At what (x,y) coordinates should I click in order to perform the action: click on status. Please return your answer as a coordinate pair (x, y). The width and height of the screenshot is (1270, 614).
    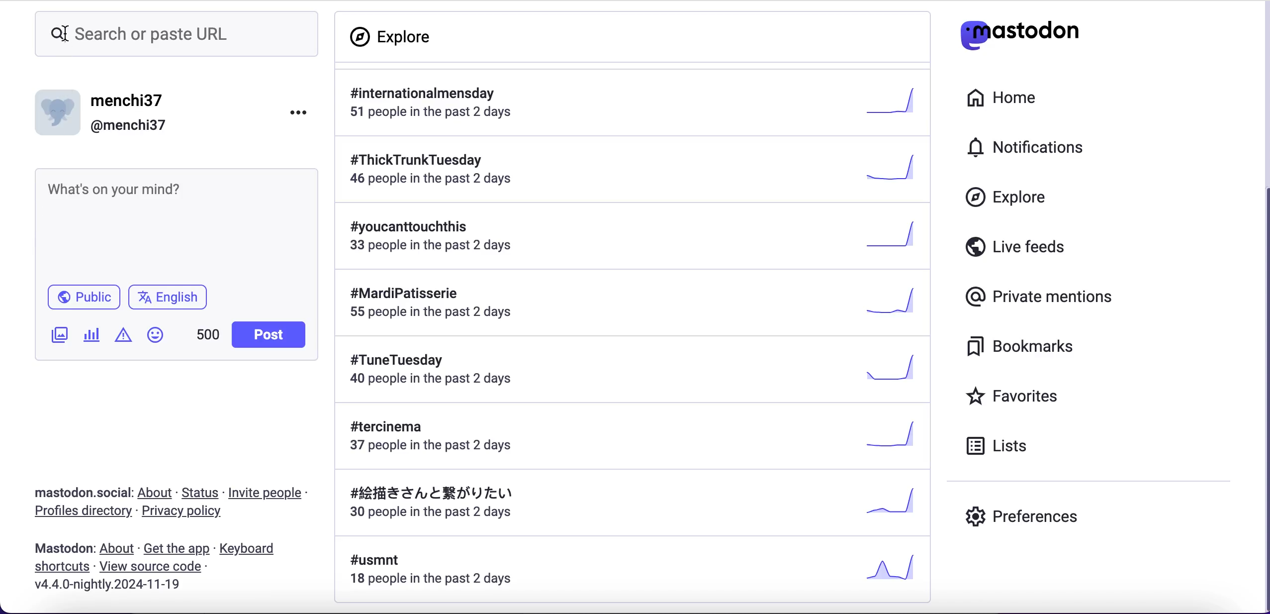
    Looking at the image, I should click on (200, 494).